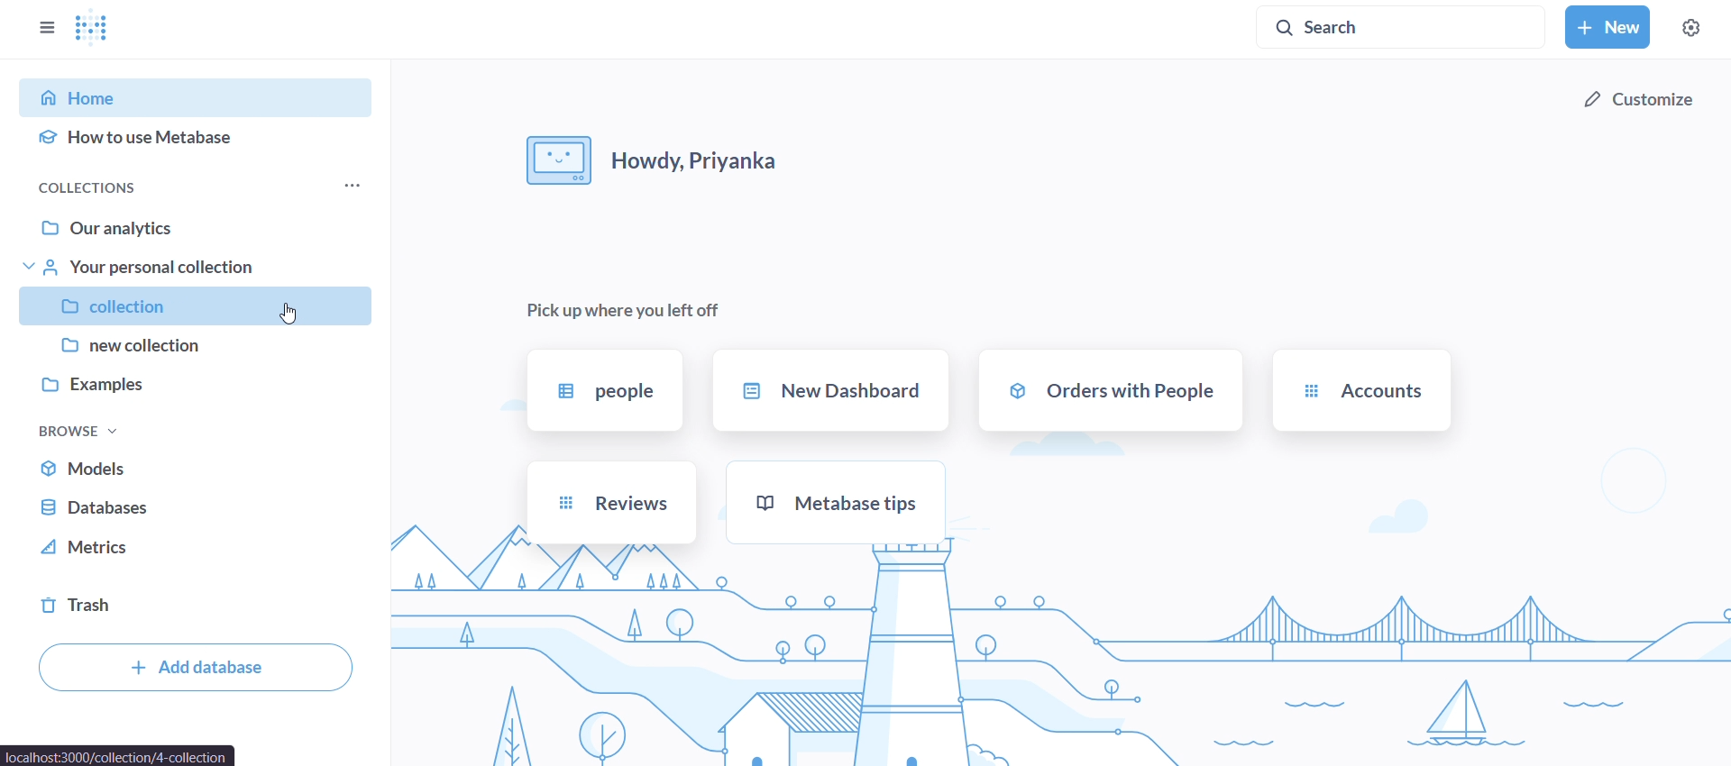 This screenshot has height=766, width=1731. Describe the element at coordinates (196, 267) in the screenshot. I see `your personal collection` at that location.